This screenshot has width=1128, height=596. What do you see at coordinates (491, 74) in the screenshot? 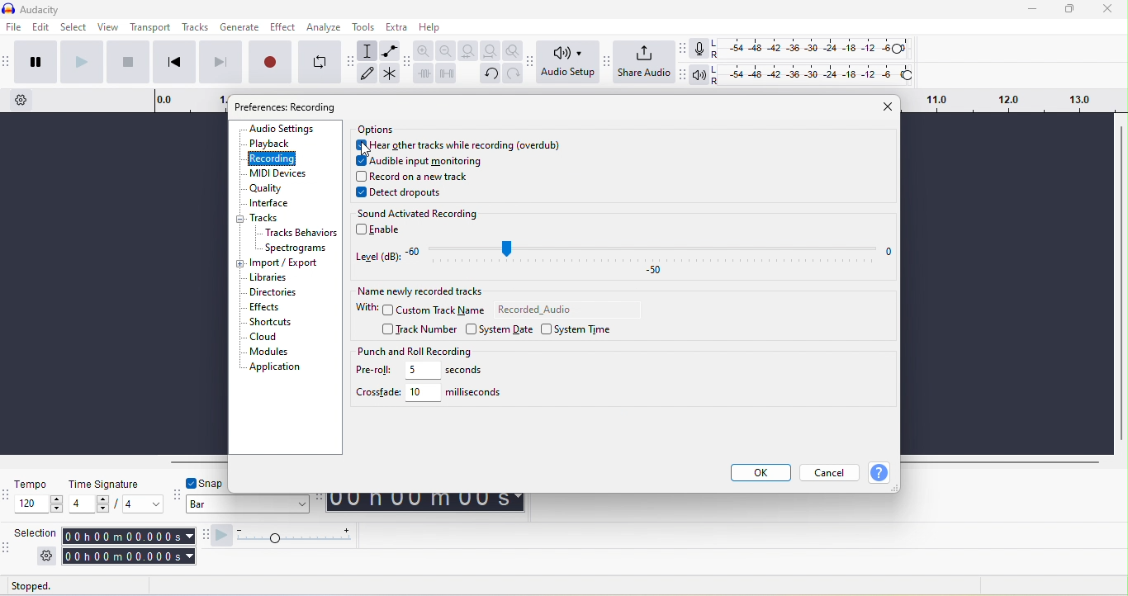
I see `undo` at bounding box center [491, 74].